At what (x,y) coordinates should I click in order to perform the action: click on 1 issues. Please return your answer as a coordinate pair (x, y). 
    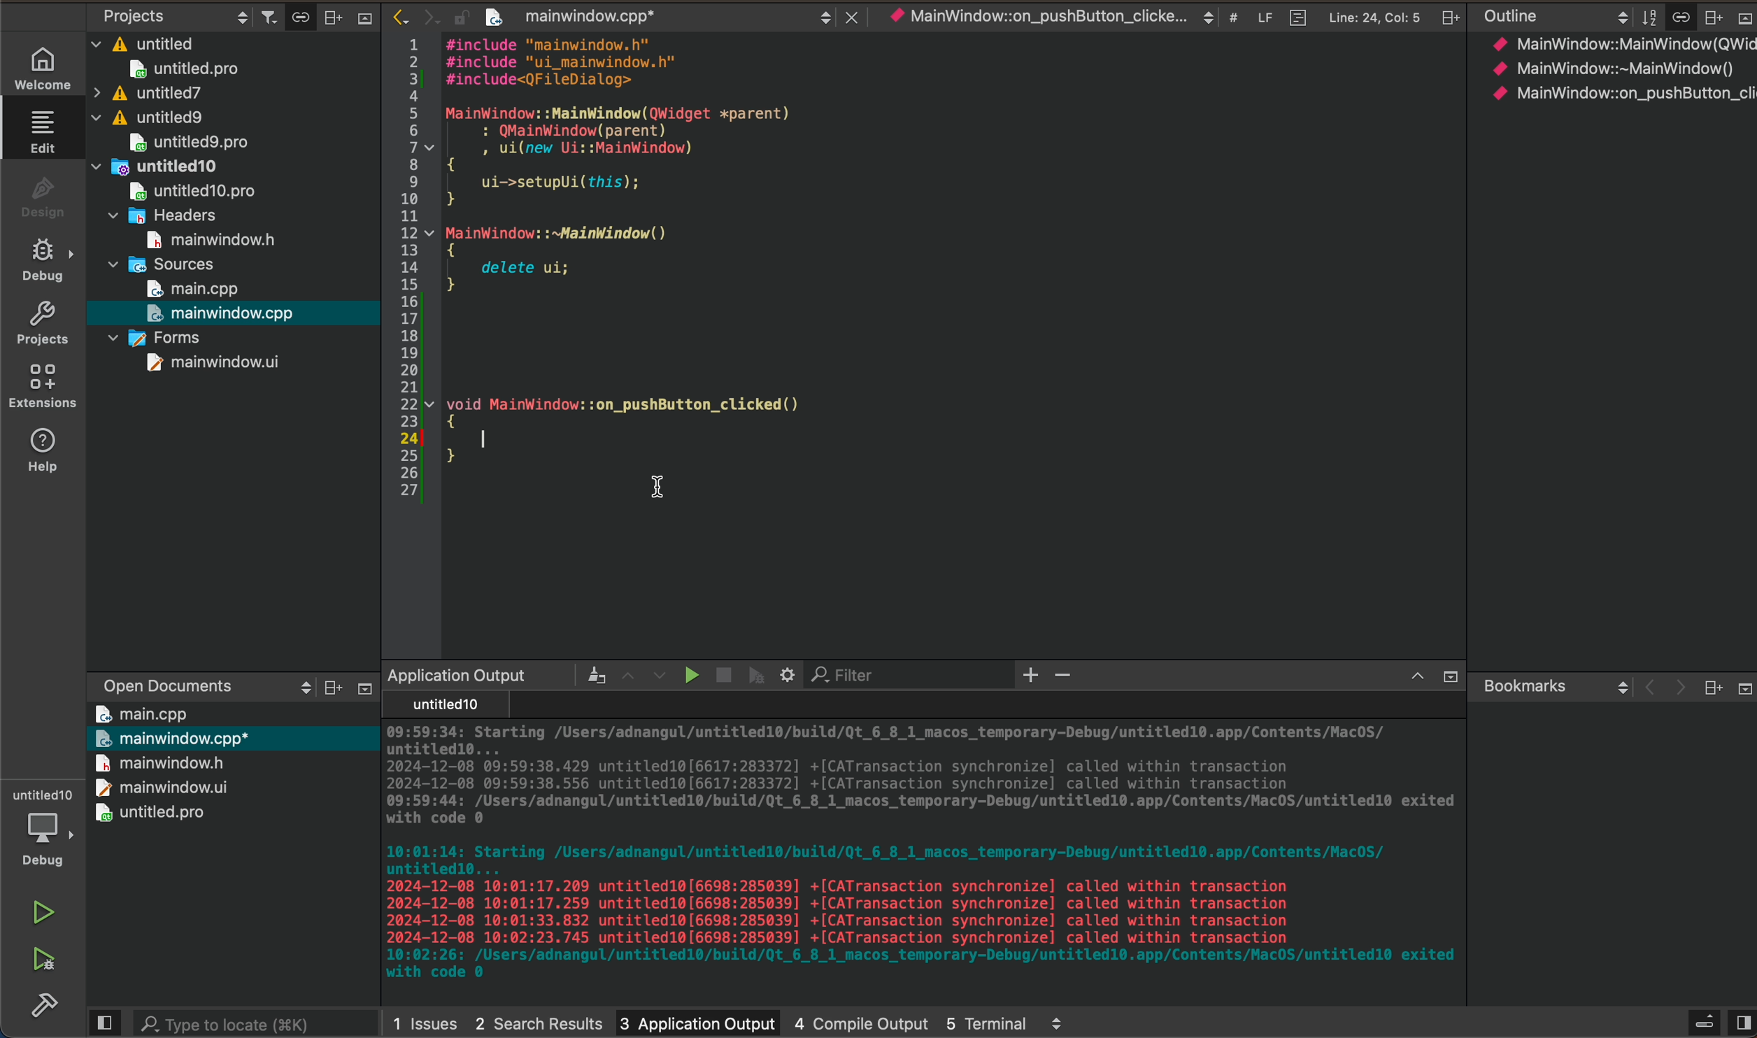
    Looking at the image, I should click on (425, 1020).